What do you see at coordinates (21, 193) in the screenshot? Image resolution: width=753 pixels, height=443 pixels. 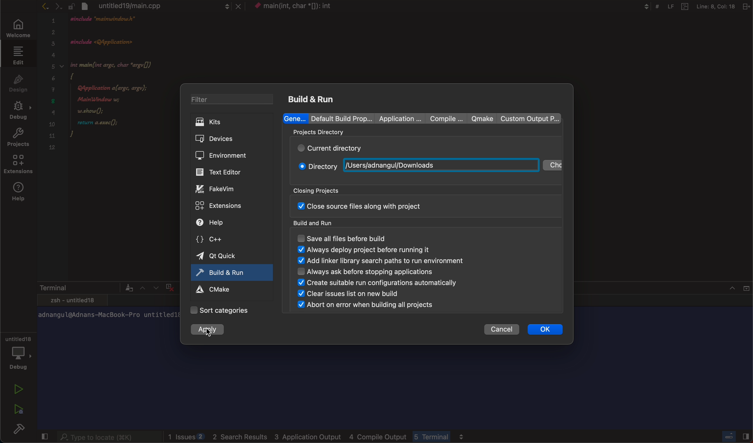 I see `help` at bounding box center [21, 193].